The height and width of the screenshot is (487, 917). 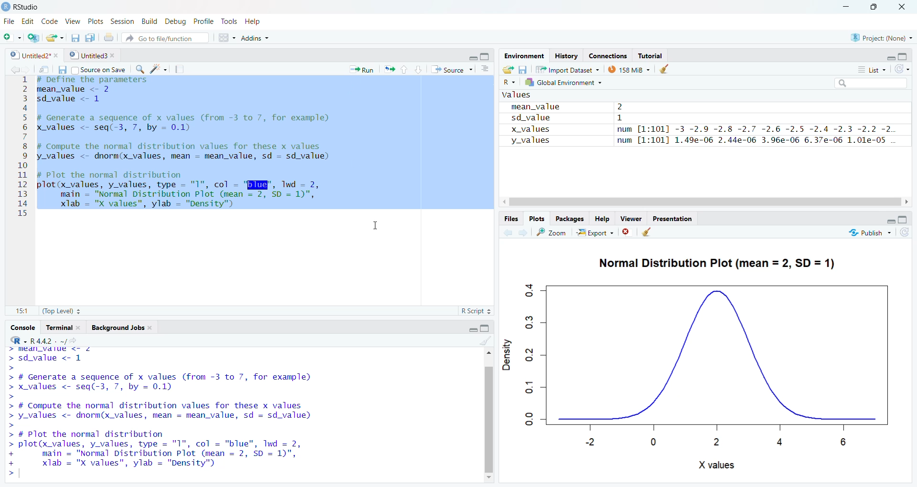 What do you see at coordinates (876, 38) in the screenshot?
I see `U Project: (None) +` at bounding box center [876, 38].